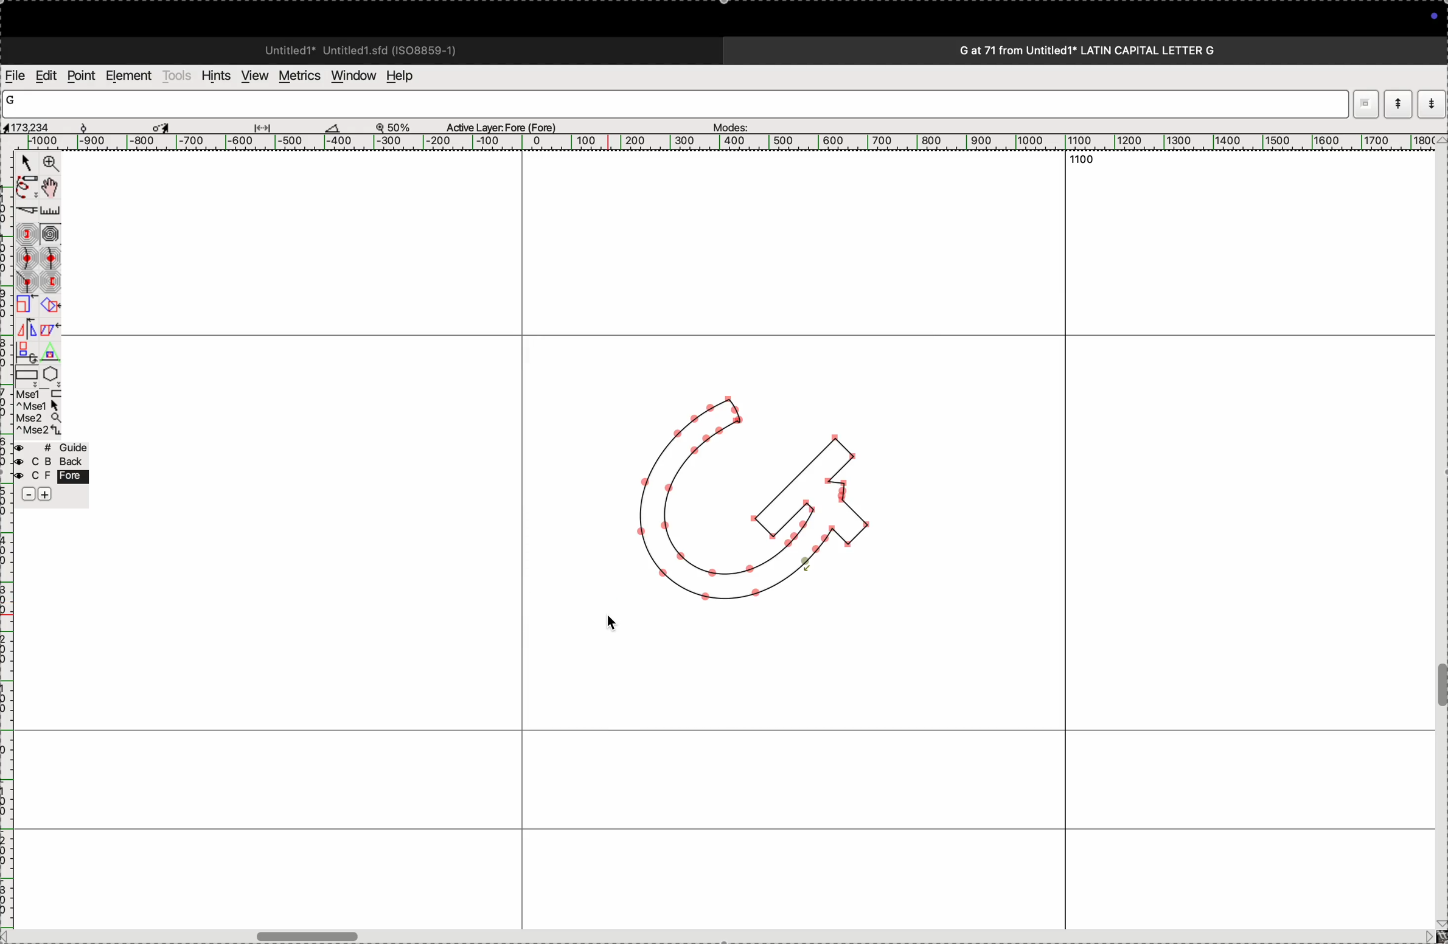  I want to click on perspective, so click(50, 352).